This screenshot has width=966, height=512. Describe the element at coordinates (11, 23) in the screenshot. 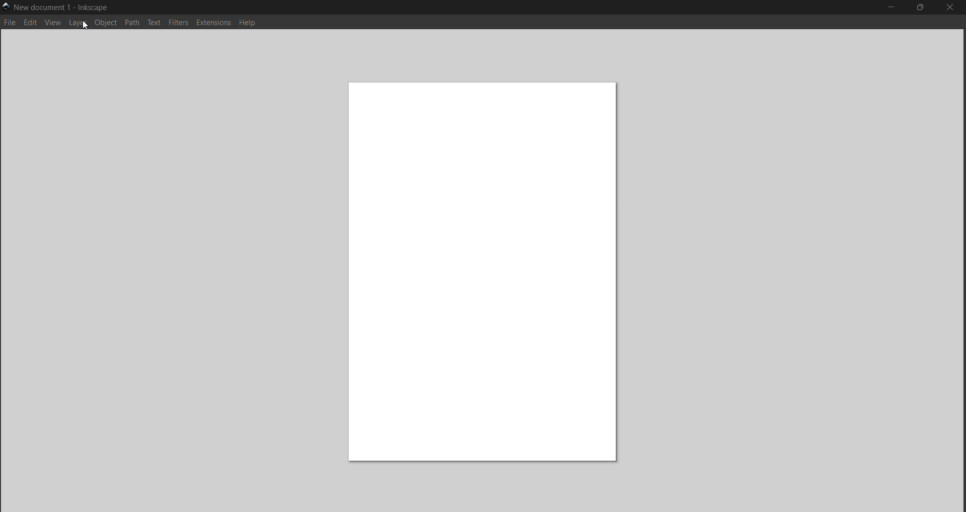

I see `file` at that location.